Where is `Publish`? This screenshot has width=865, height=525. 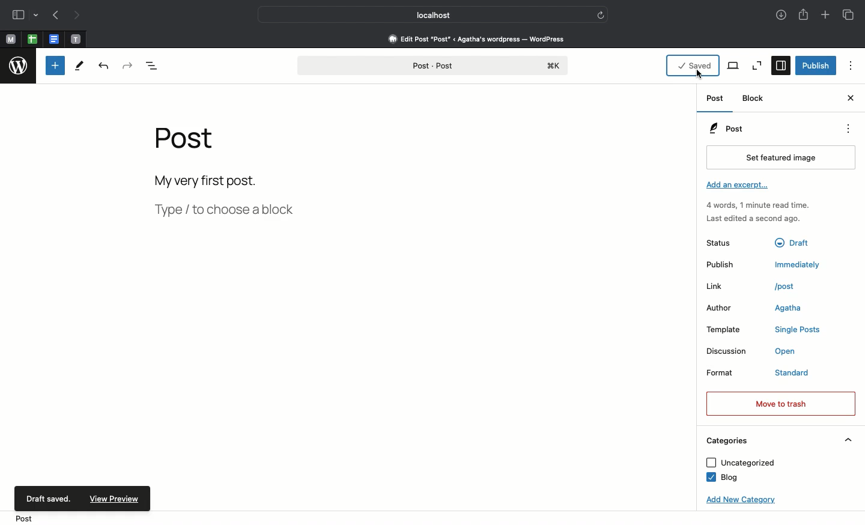
Publish is located at coordinates (816, 65).